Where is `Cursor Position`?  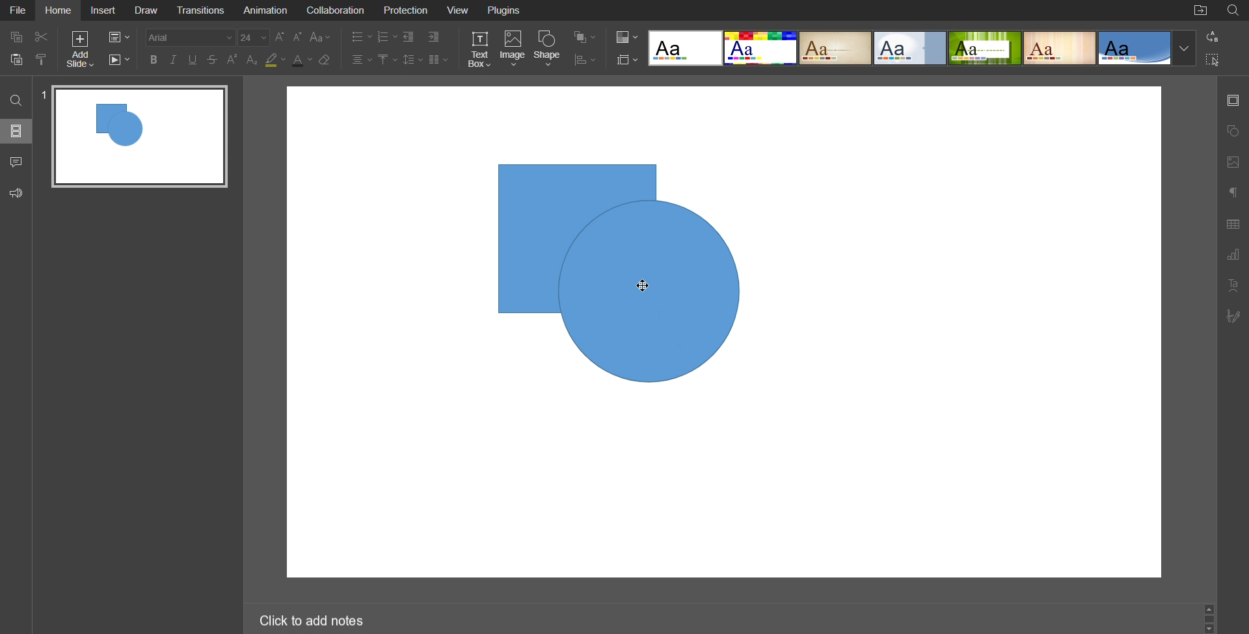
Cursor Position is located at coordinates (643, 286).